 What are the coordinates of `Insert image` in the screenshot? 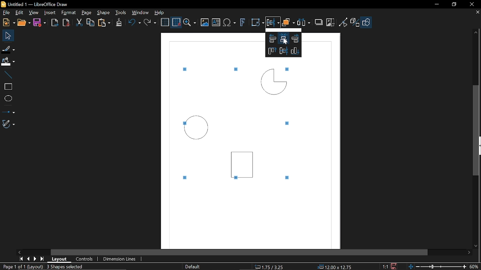 It's located at (205, 22).